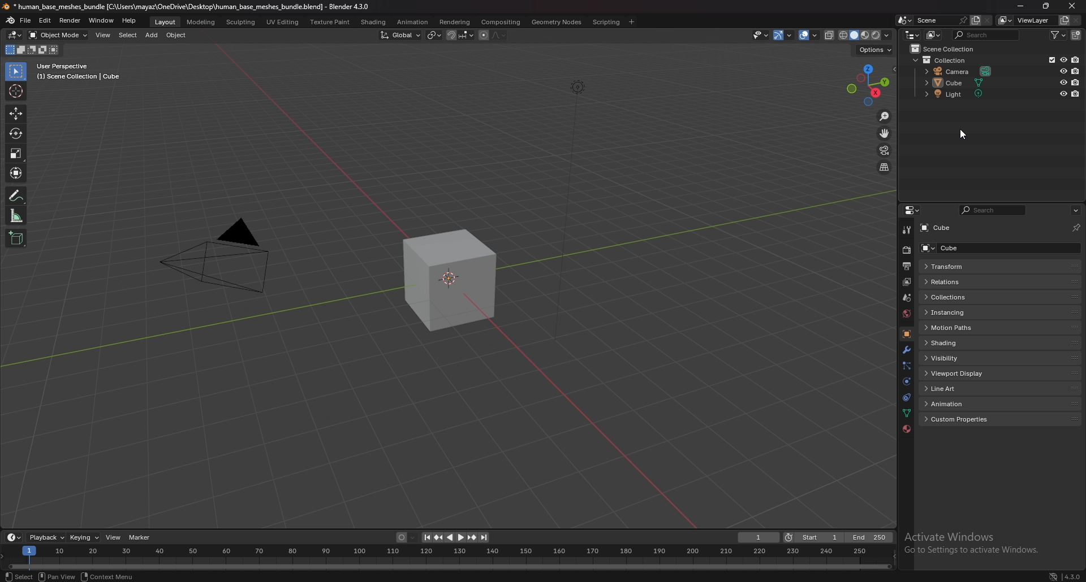  I want to click on view layer, so click(906, 282).